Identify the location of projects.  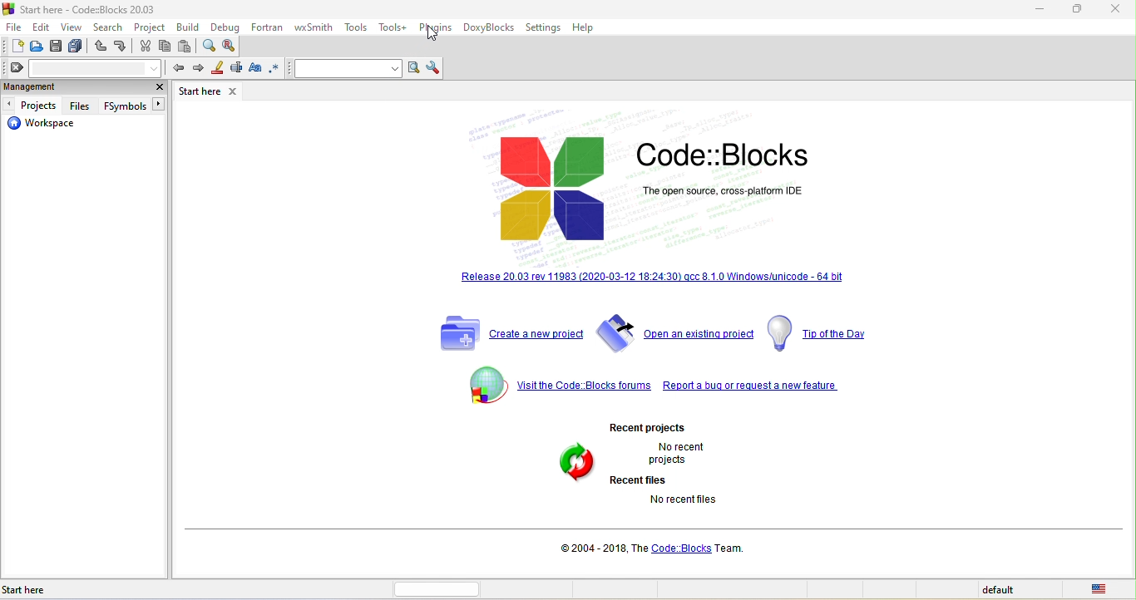
(34, 104).